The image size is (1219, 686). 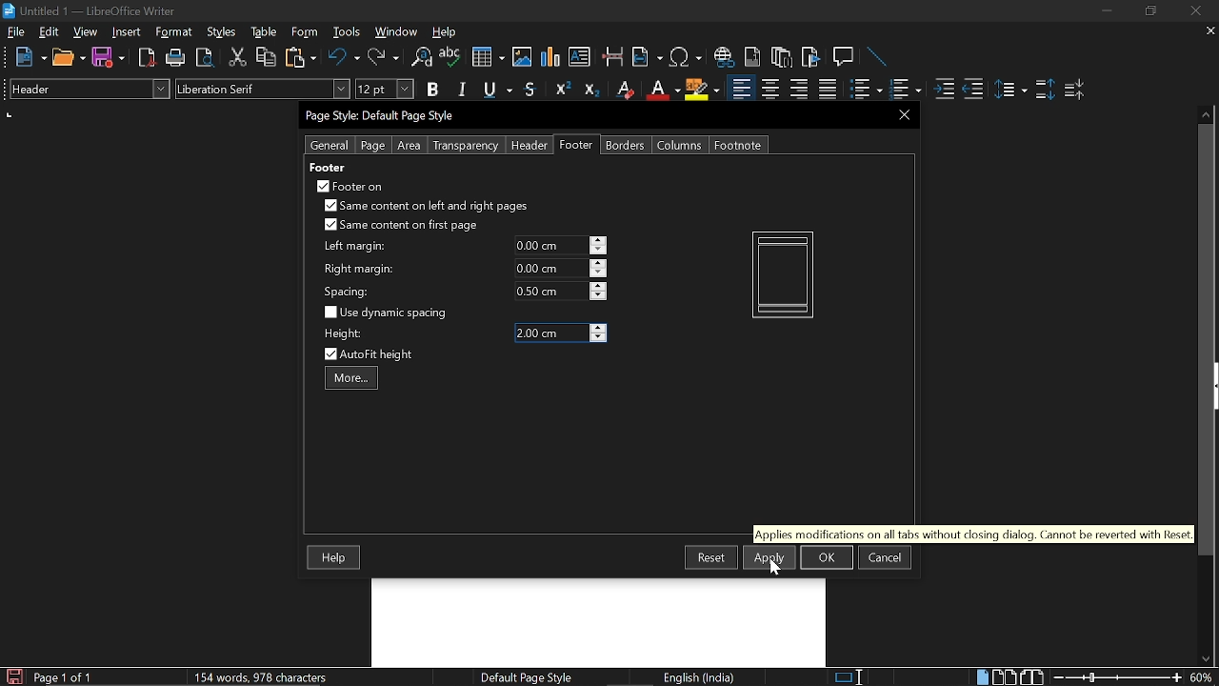 I want to click on WIndow, so click(x=397, y=31).